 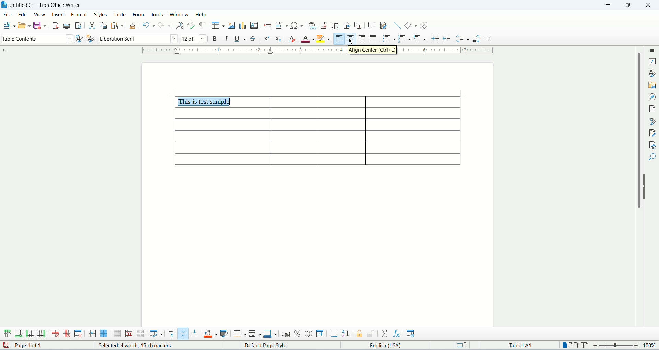 I want to click on new, so click(x=8, y=25).